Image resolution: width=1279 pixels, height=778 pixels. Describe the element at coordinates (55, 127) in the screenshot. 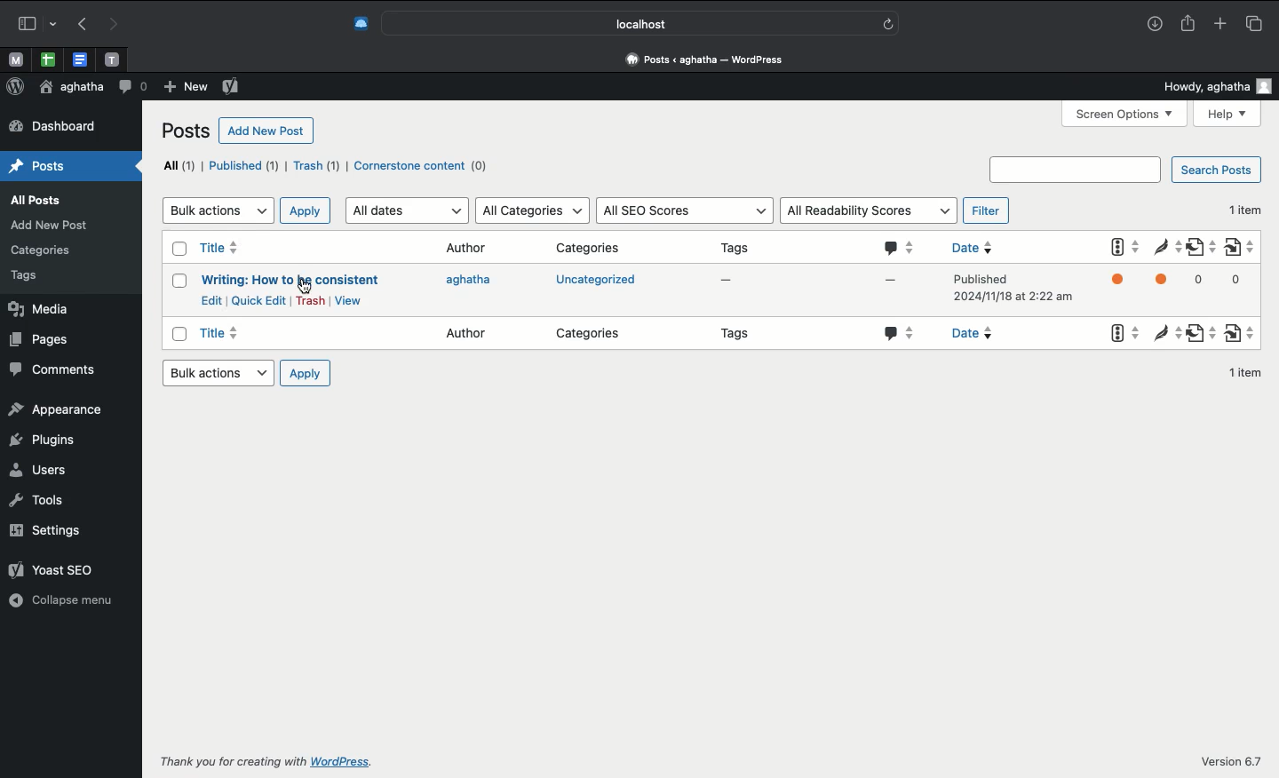

I see `dashboard` at that location.